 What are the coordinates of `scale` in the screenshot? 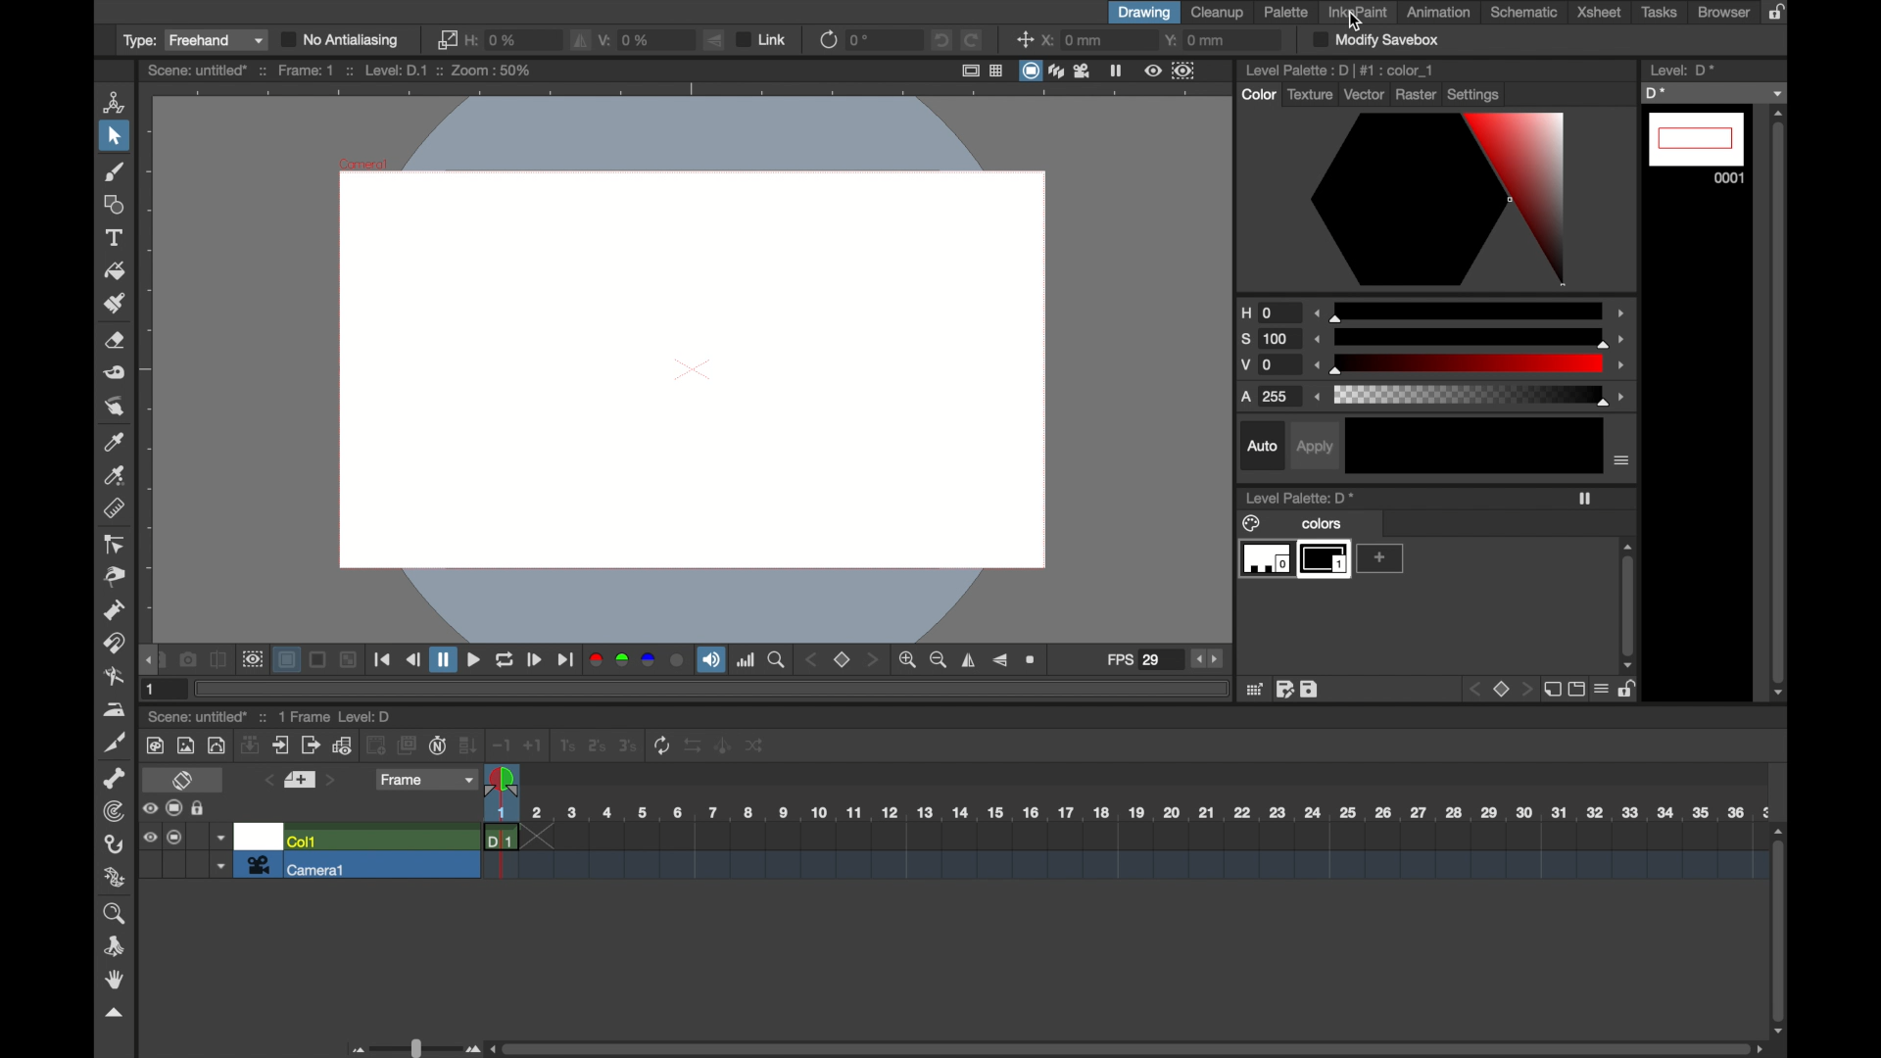 It's located at (1471, 337).